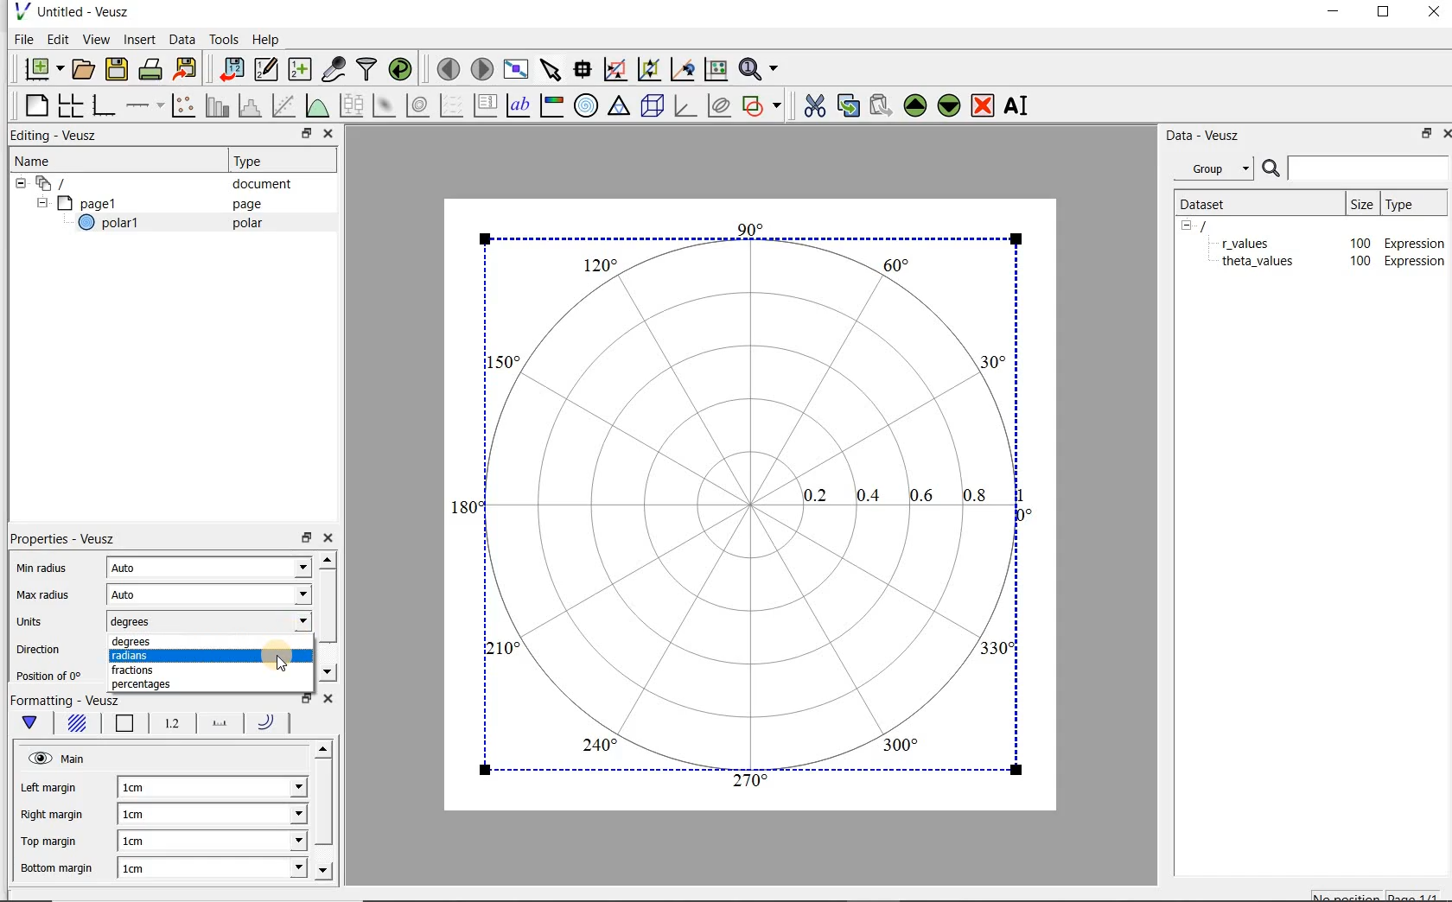 The image size is (1452, 902). I want to click on hide sub menu, so click(16, 181).